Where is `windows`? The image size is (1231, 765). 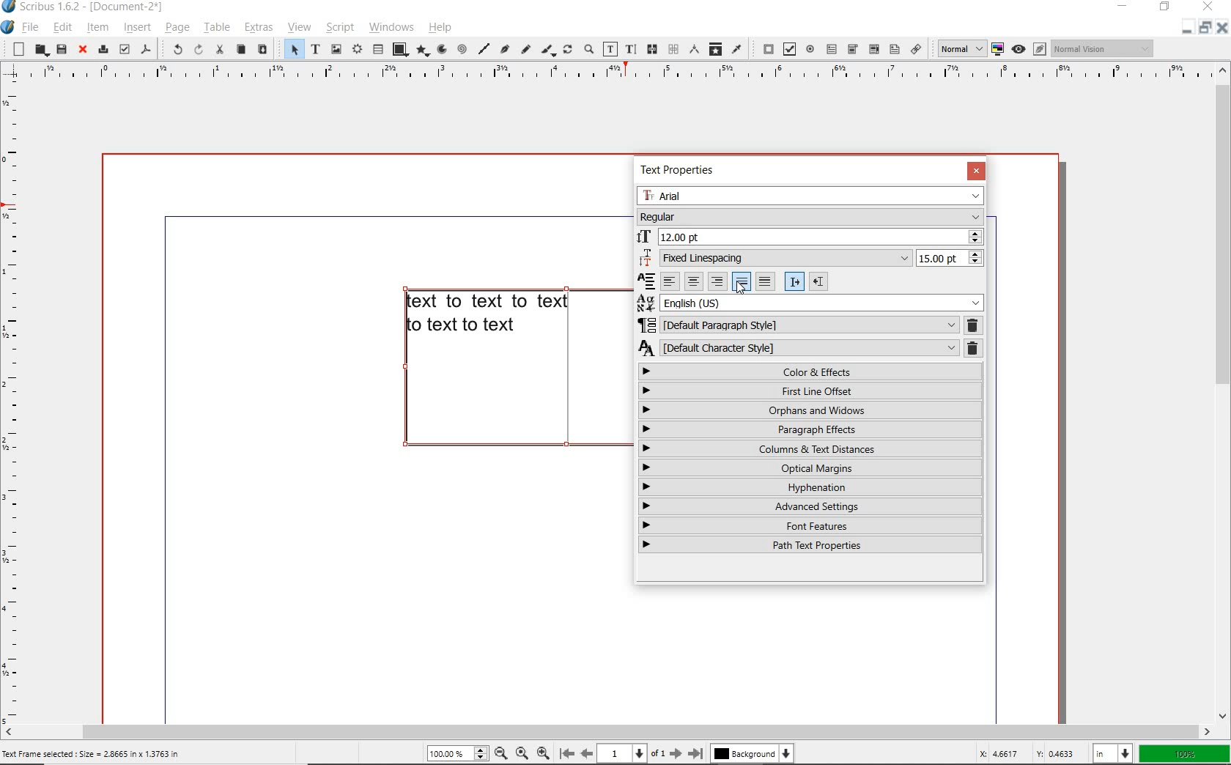 windows is located at coordinates (391, 27).